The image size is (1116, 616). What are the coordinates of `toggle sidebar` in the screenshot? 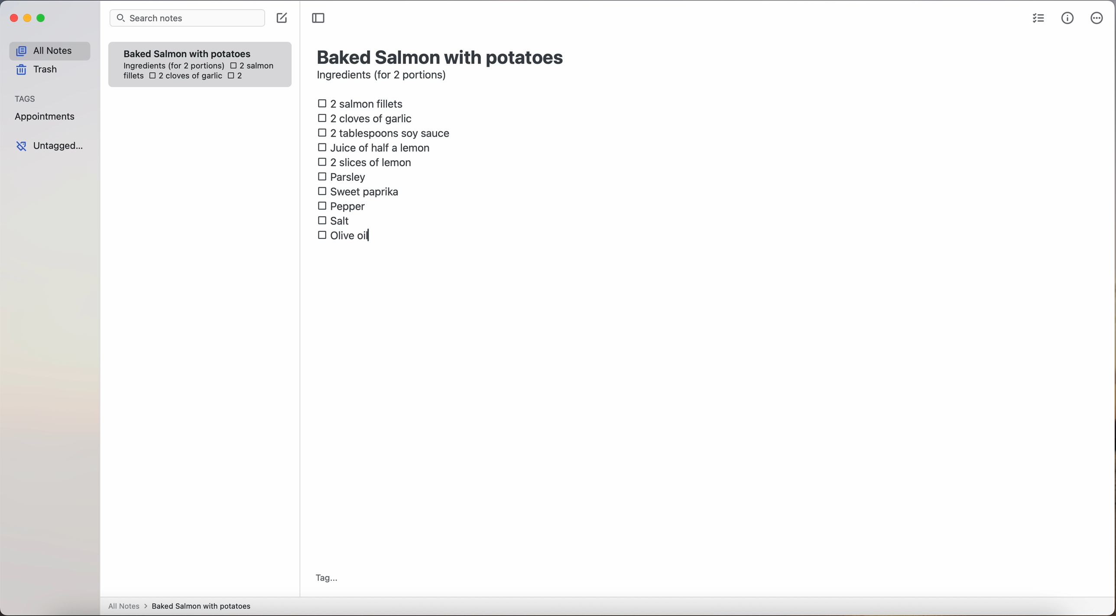 It's located at (319, 19).